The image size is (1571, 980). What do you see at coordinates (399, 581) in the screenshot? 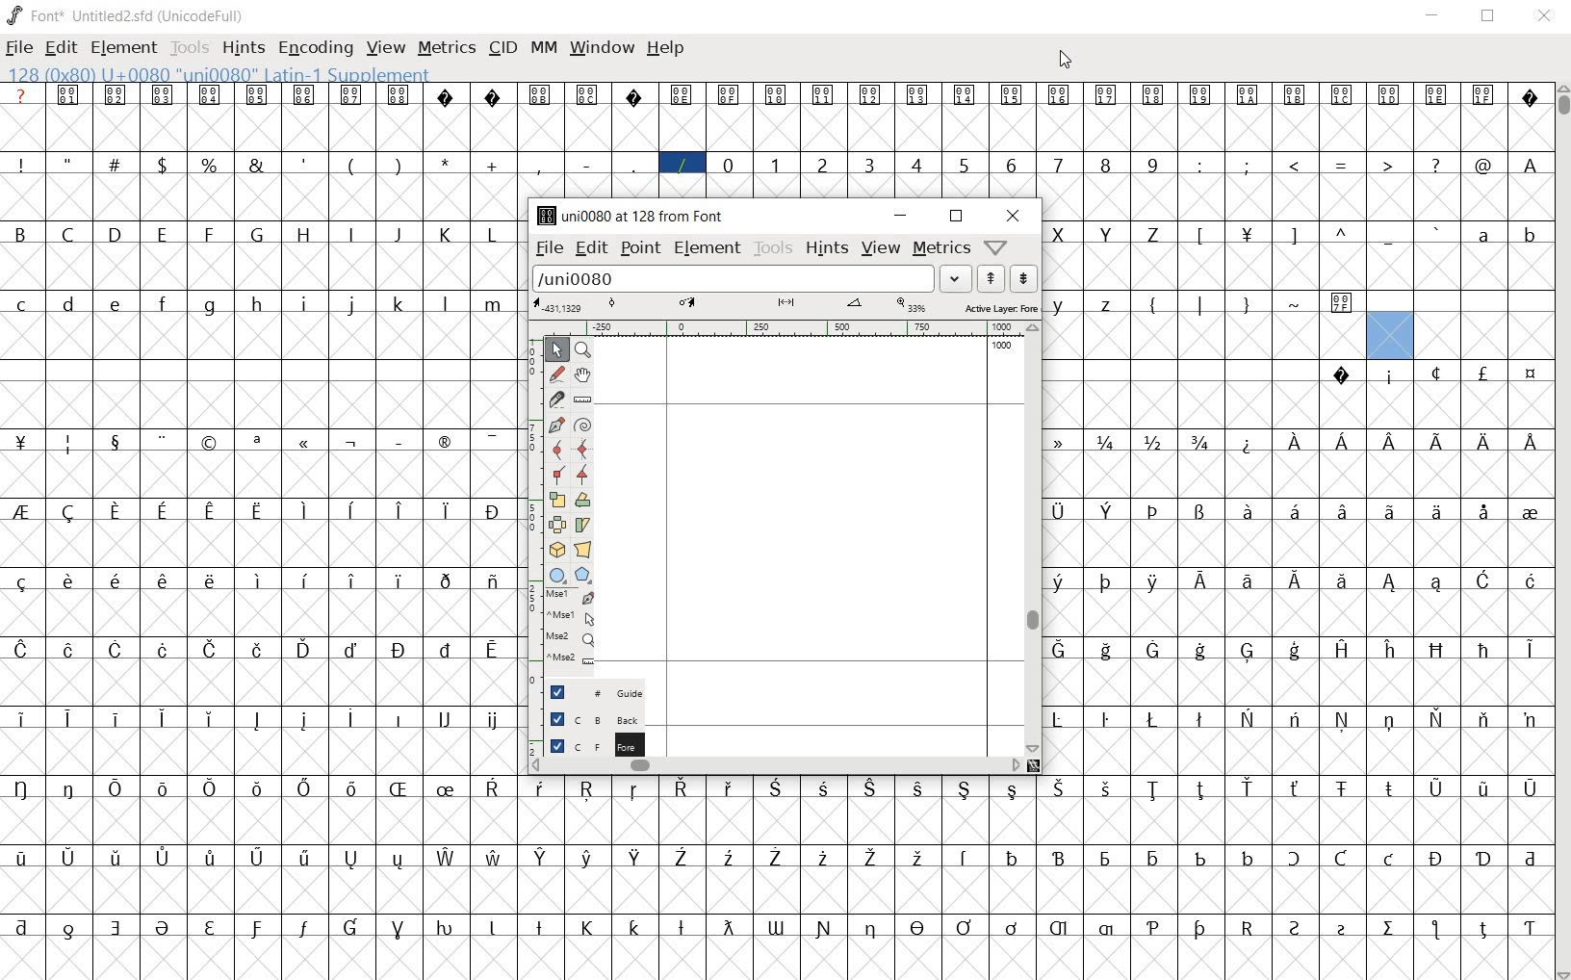
I see `glyph` at bounding box center [399, 581].